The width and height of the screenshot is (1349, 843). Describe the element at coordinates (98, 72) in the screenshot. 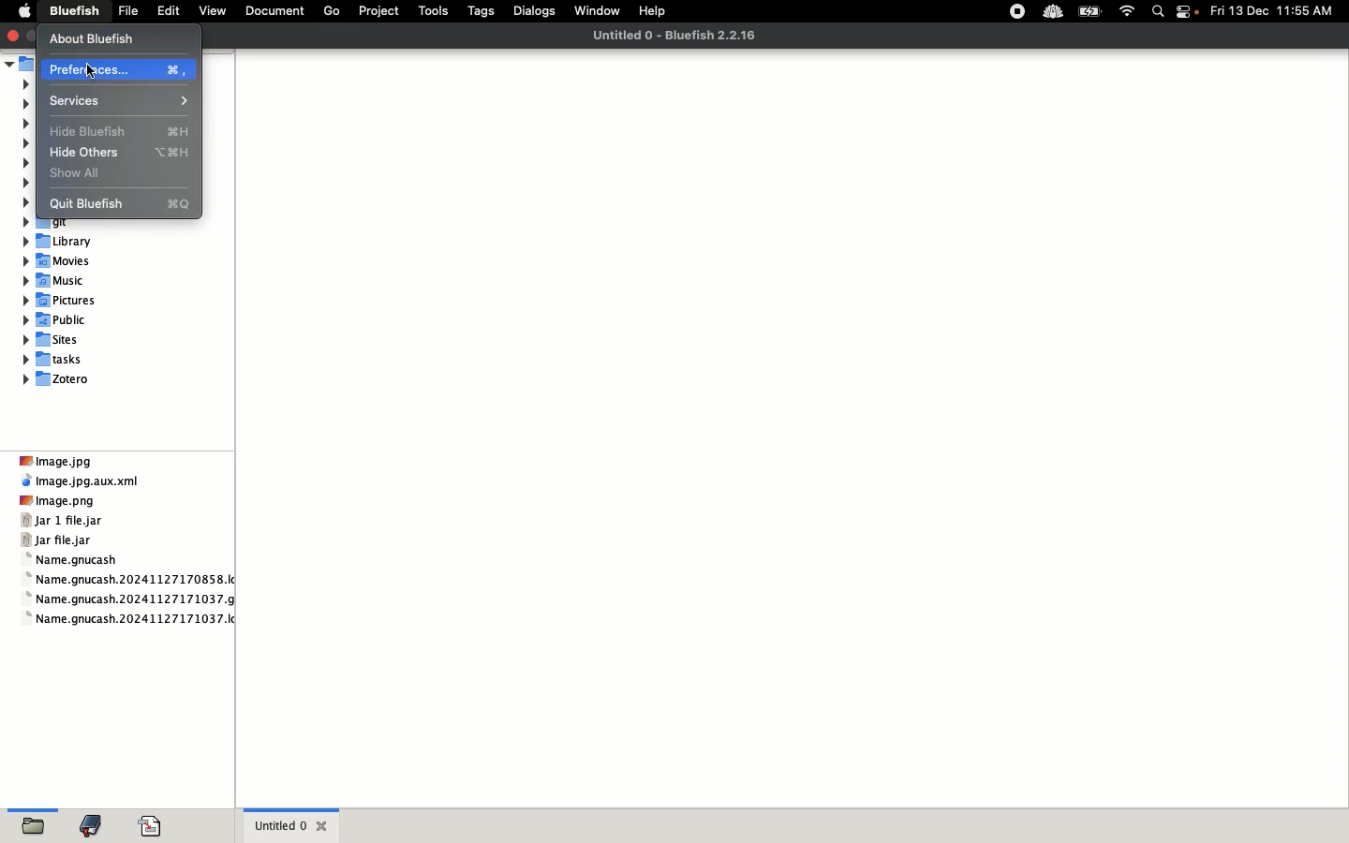

I see `Click` at that location.